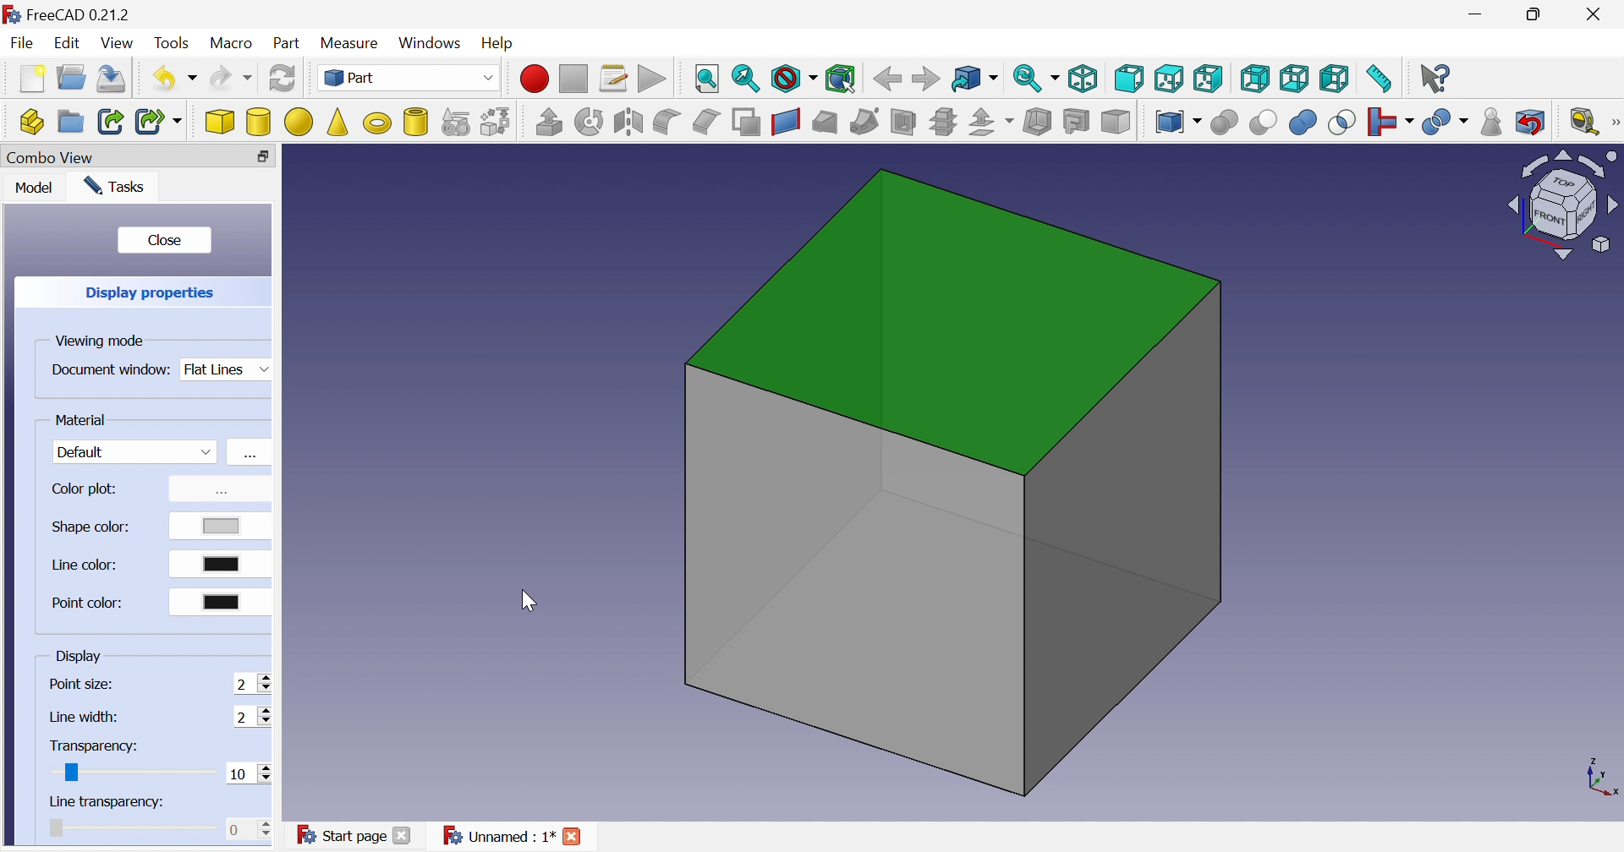 The image size is (1624, 852). What do you see at coordinates (265, 156) in the screenshot?
I see `Close` at bounding box center [265, 156].